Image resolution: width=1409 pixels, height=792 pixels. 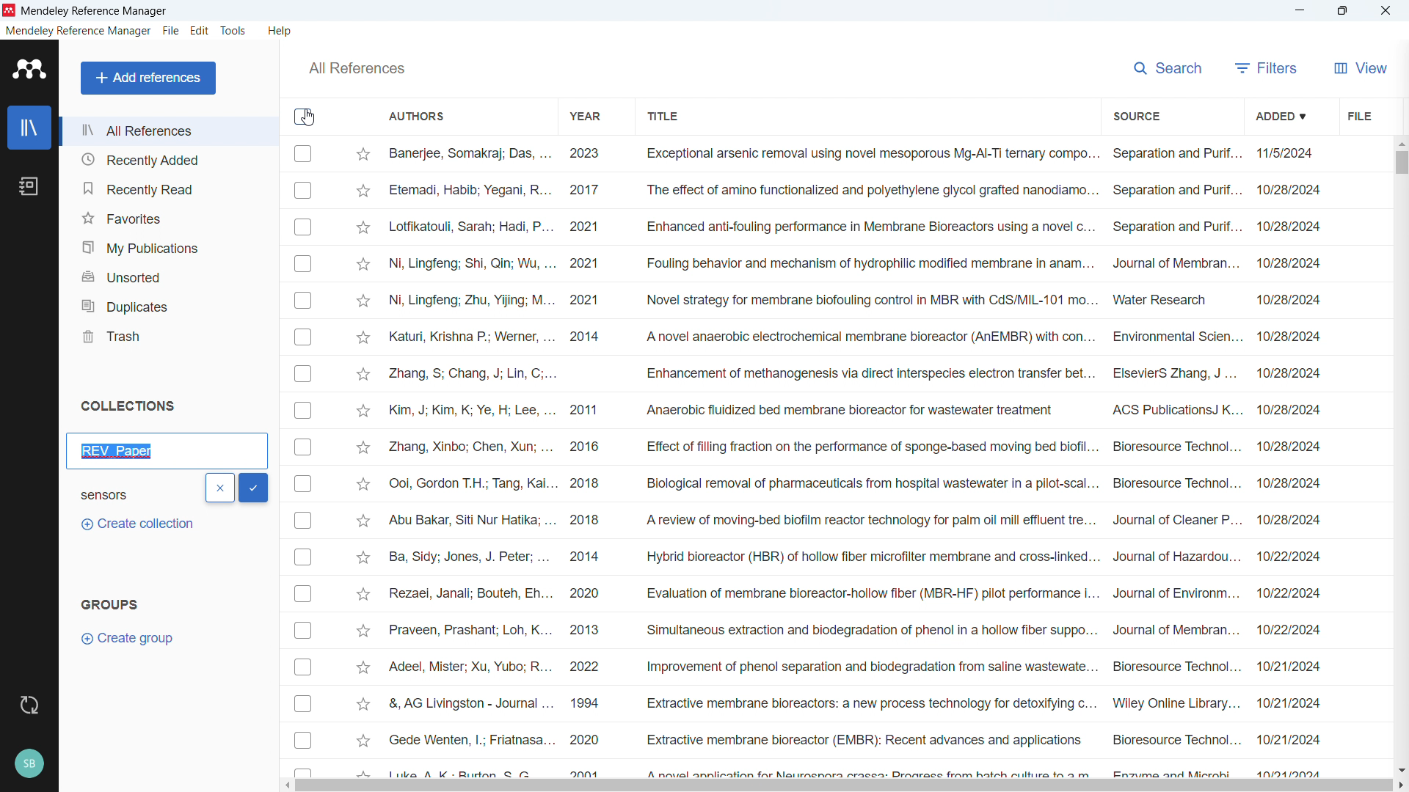 I want to click on Select respective publication, so click(x=303, y=594).